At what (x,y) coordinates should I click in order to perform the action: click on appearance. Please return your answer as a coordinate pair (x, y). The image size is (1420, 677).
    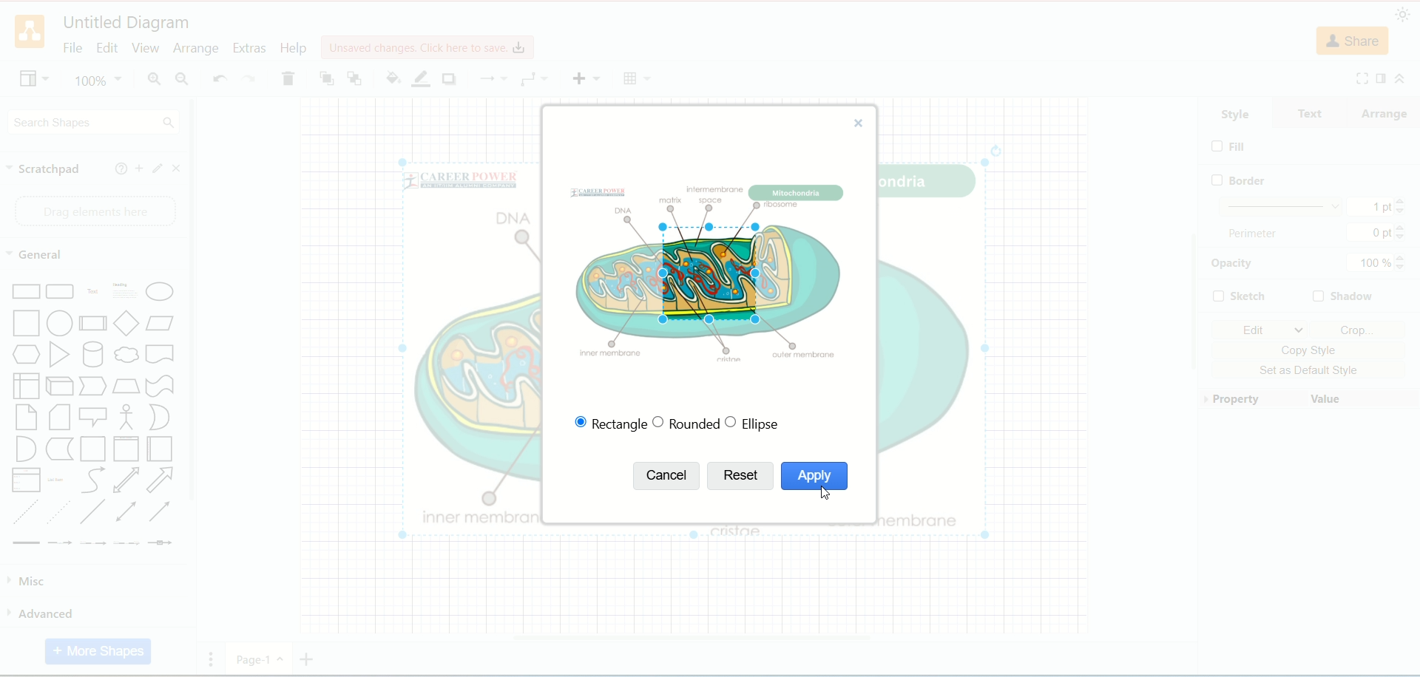
    Looking at the image, I should click on (1406, 14).